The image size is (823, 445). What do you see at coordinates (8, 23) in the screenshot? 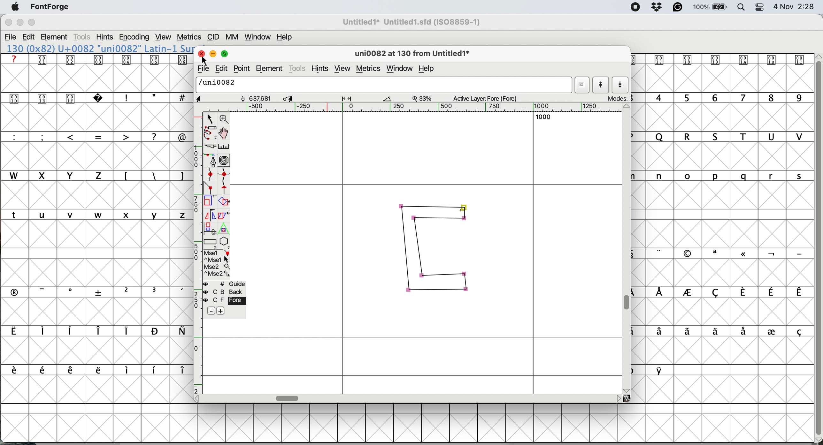
I see `close` at bounding box center [8, 23].